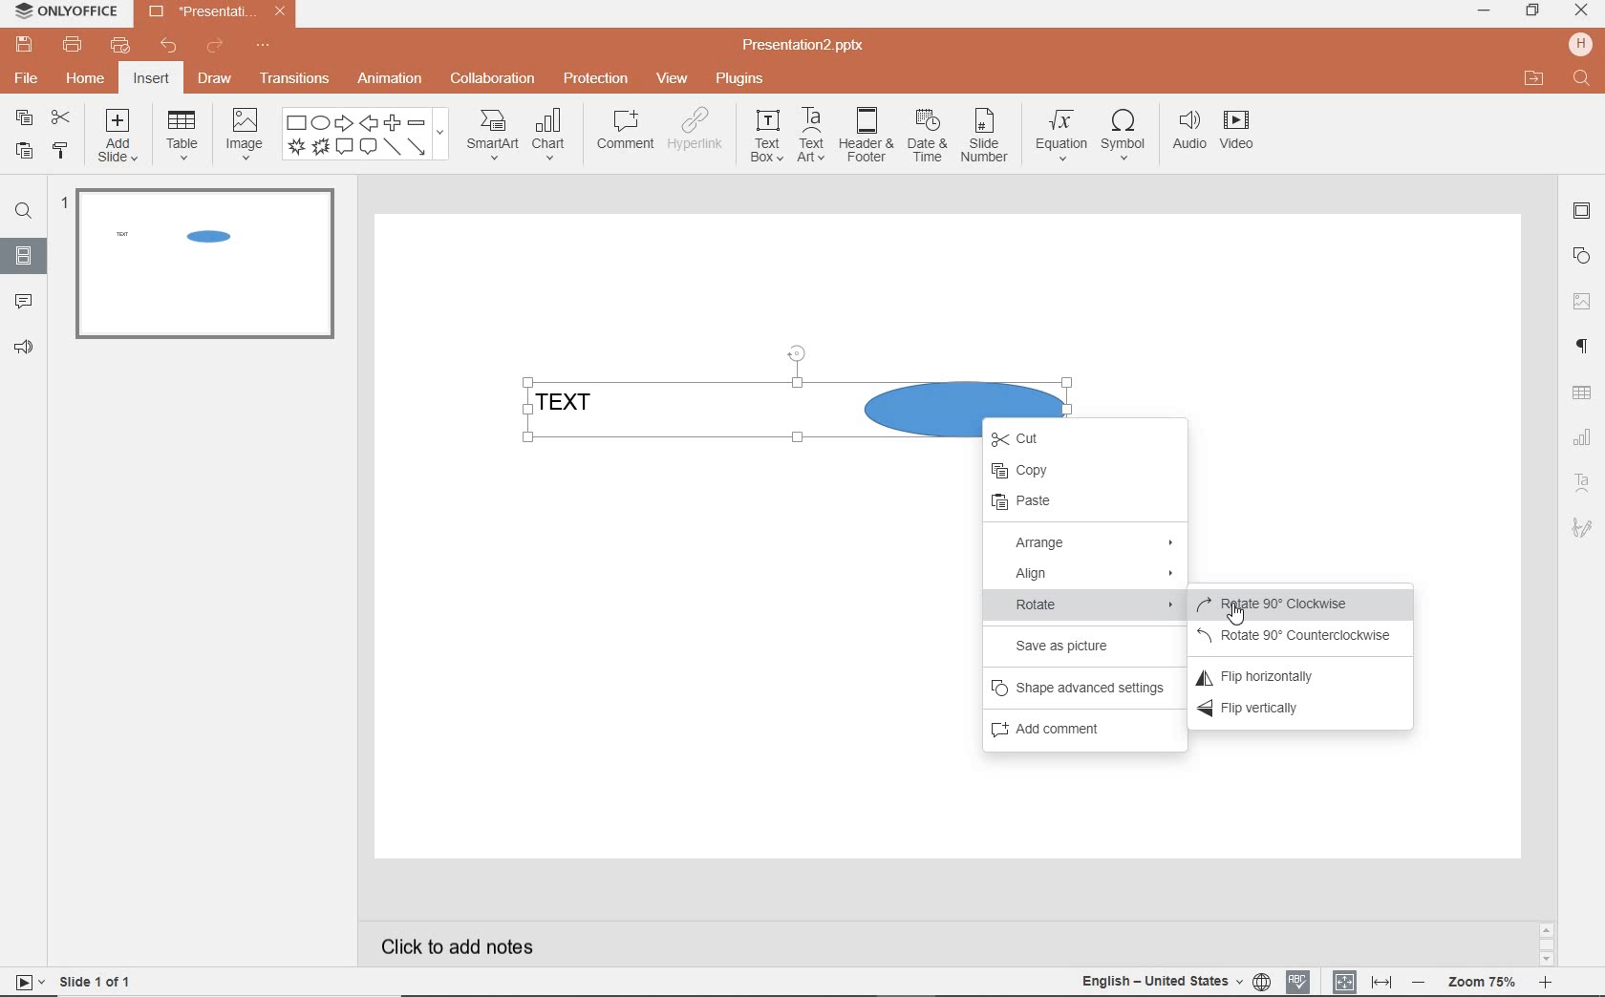  What do you see at coordinates (24, 153) in the screenshot?
I see `paste` at bounding box center [24, 153].